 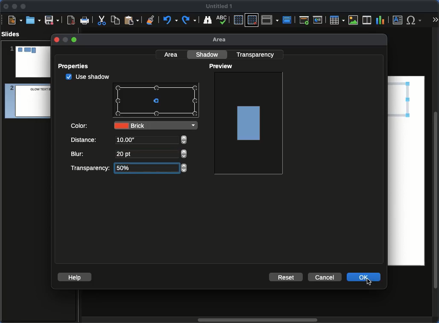 I want to click on Points, so click(x=157, y=101).